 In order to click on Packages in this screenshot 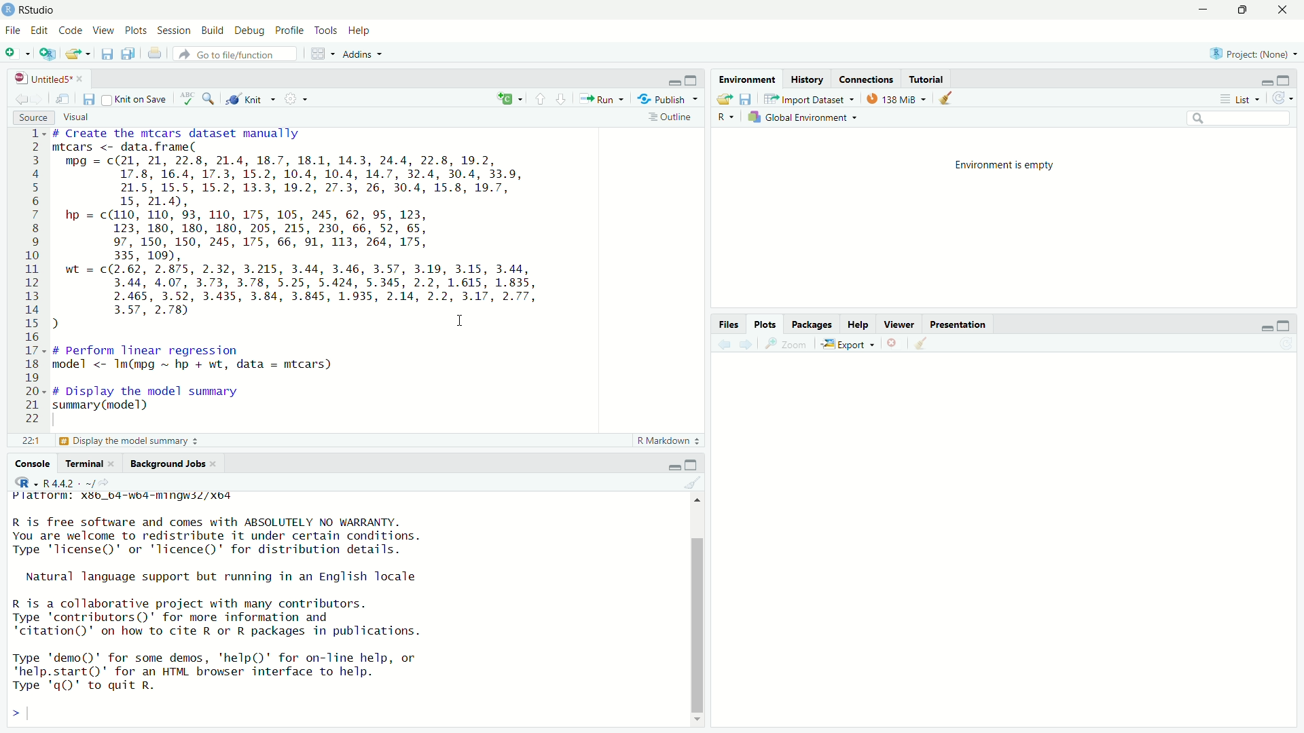, I will do `click(812, 324)`.